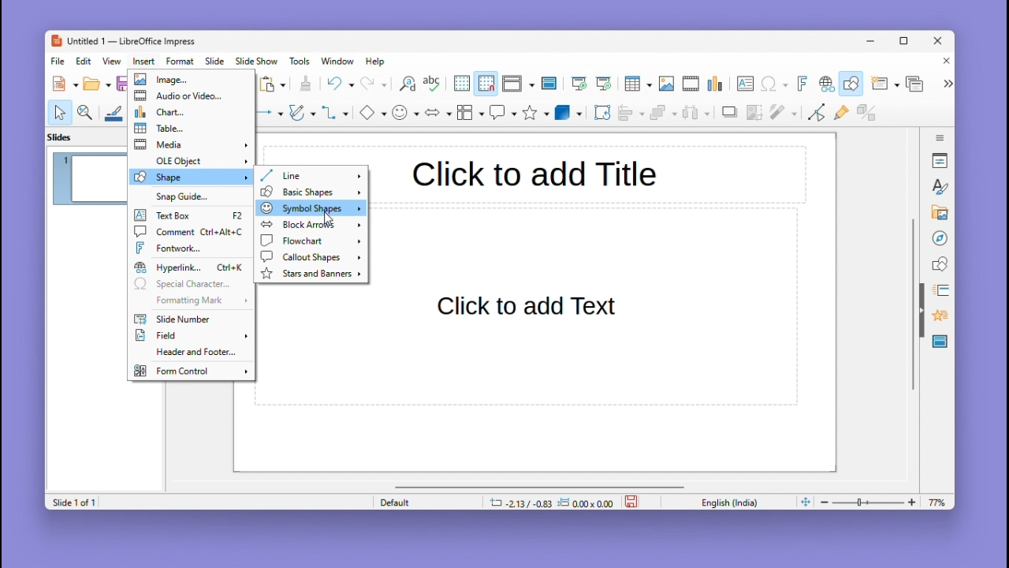 Image resolution: width=1009 pixels, height=568 pixels. What do you see at coordinates (308, 207) in the screenshot?
I see `Symbol shapes` at bounding box center [308, 207].